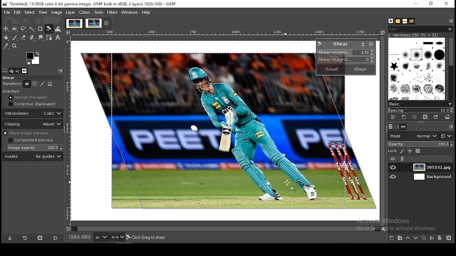 This screenshot has height=256, width=456. Describe the element at coordinates (7, 12) in the screenshot. I see `file` at that location.